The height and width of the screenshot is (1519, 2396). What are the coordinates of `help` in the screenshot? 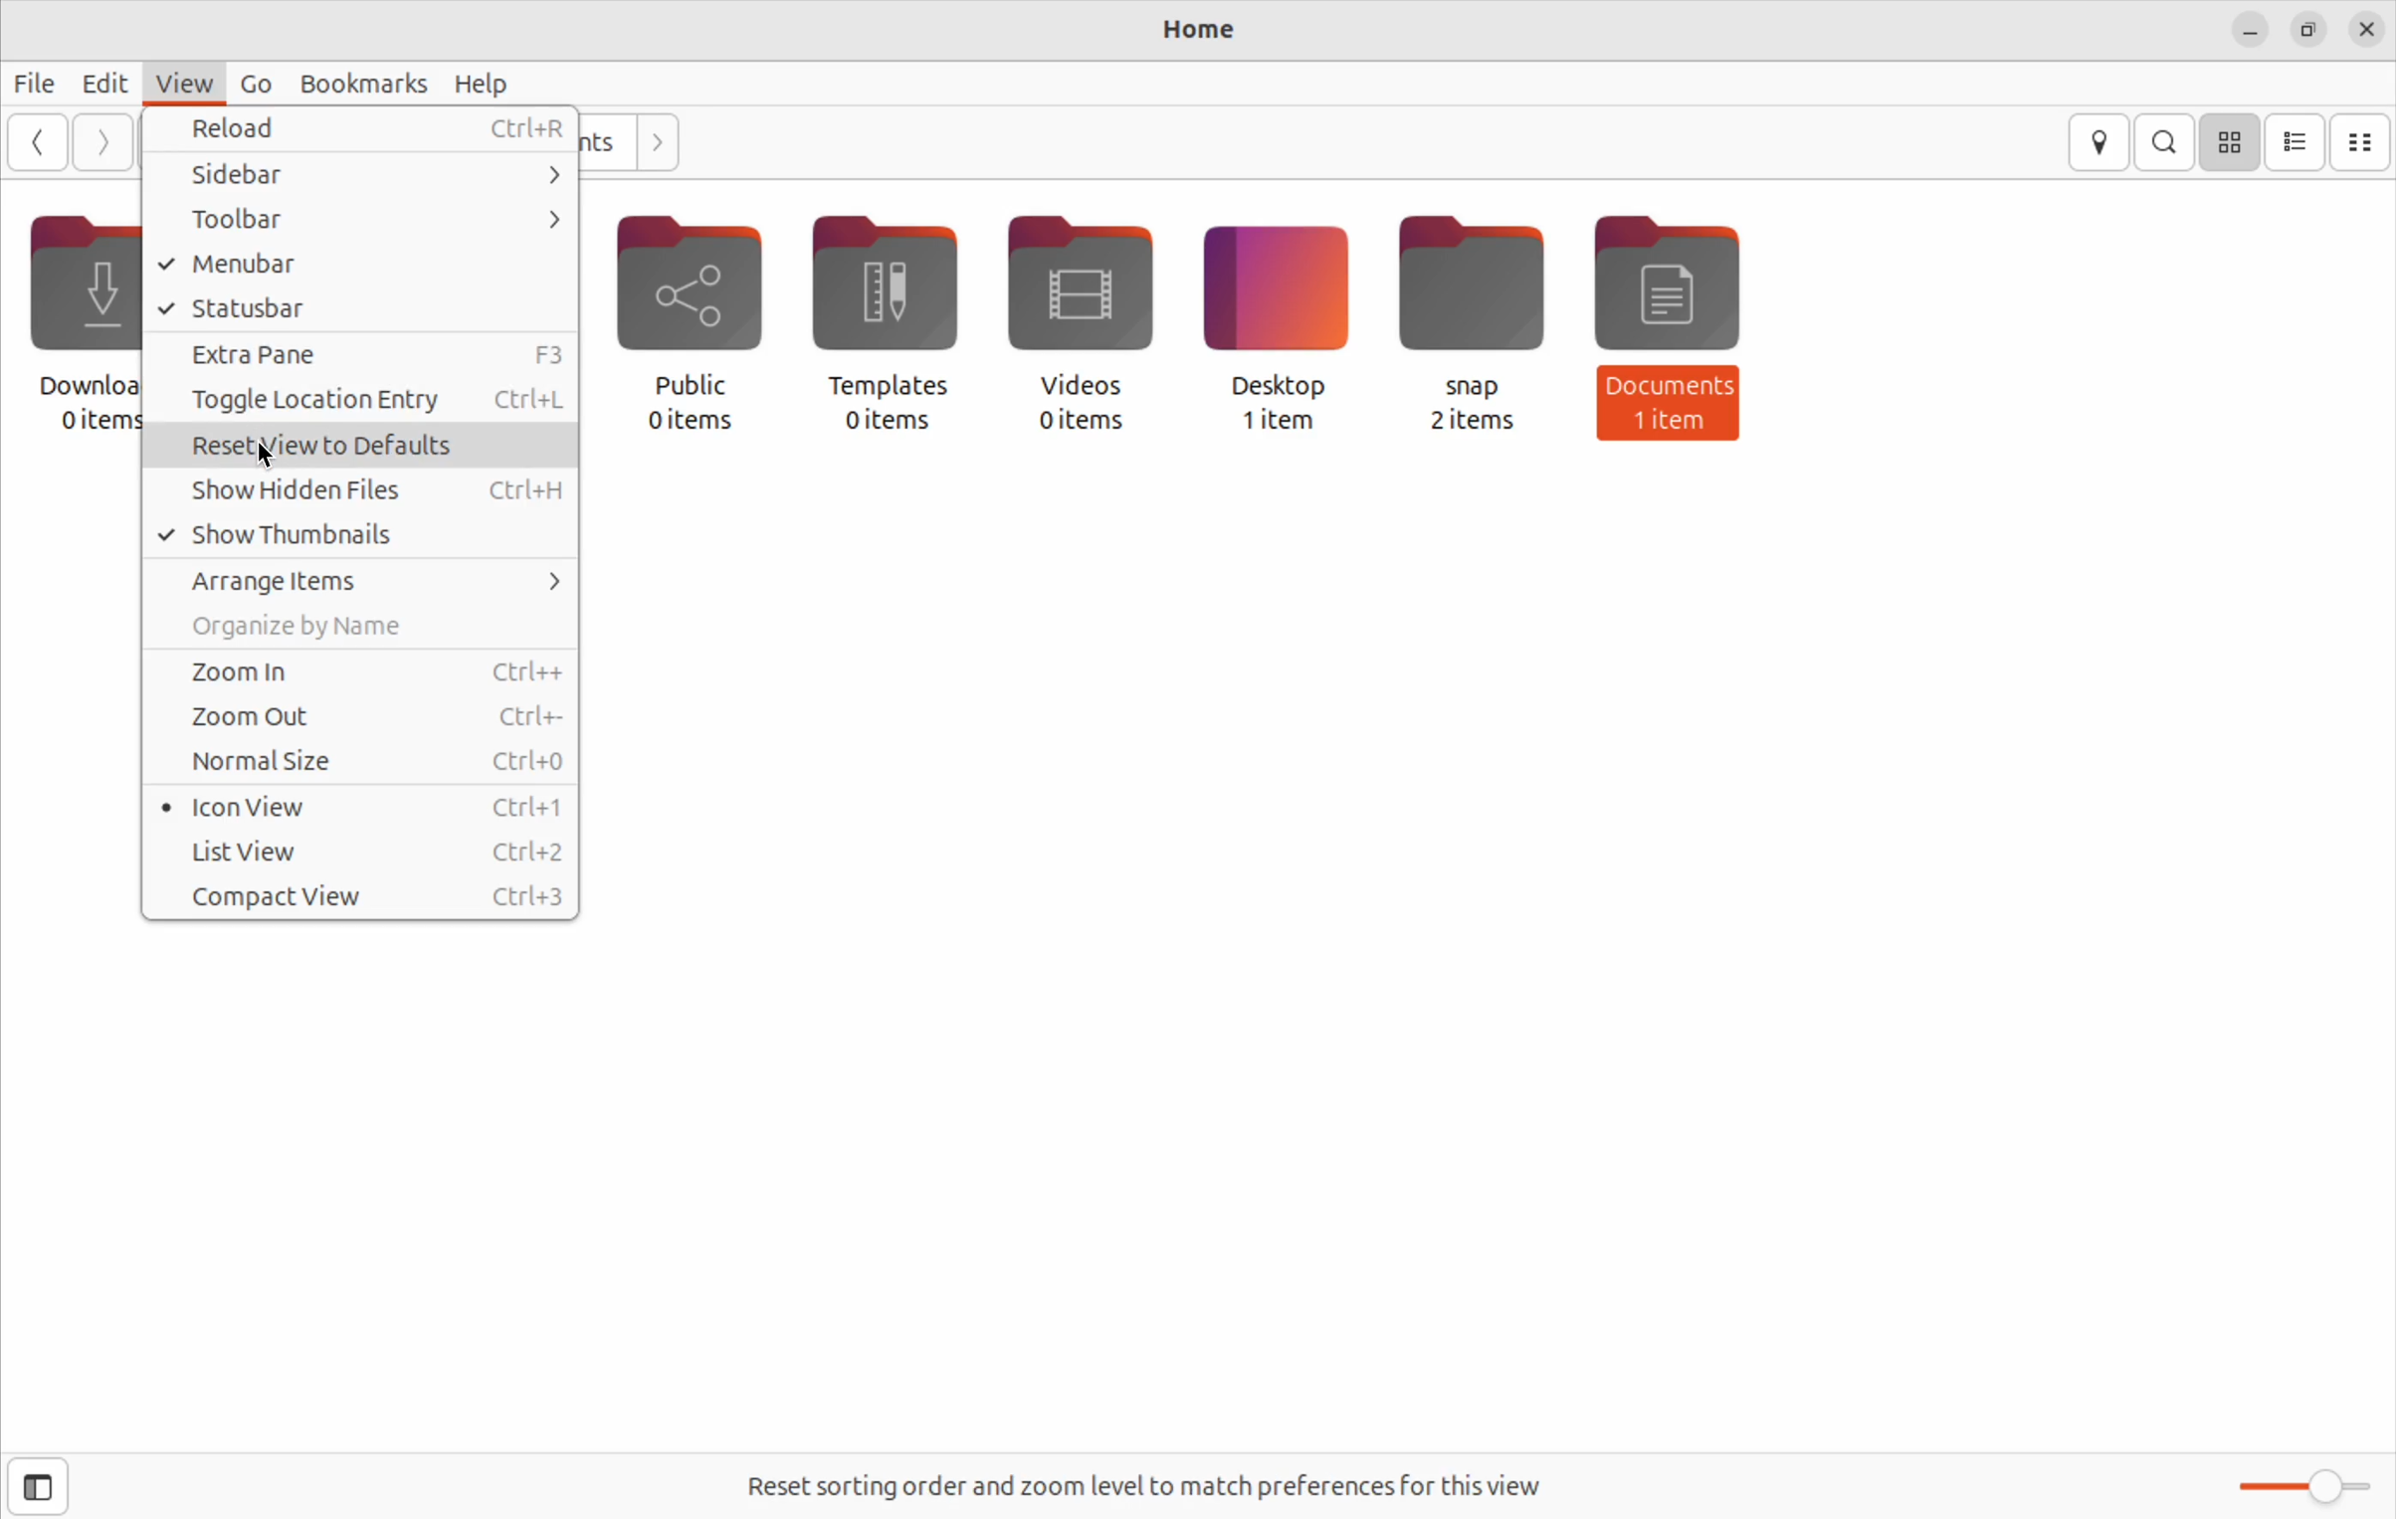 It's located at (488, 86).